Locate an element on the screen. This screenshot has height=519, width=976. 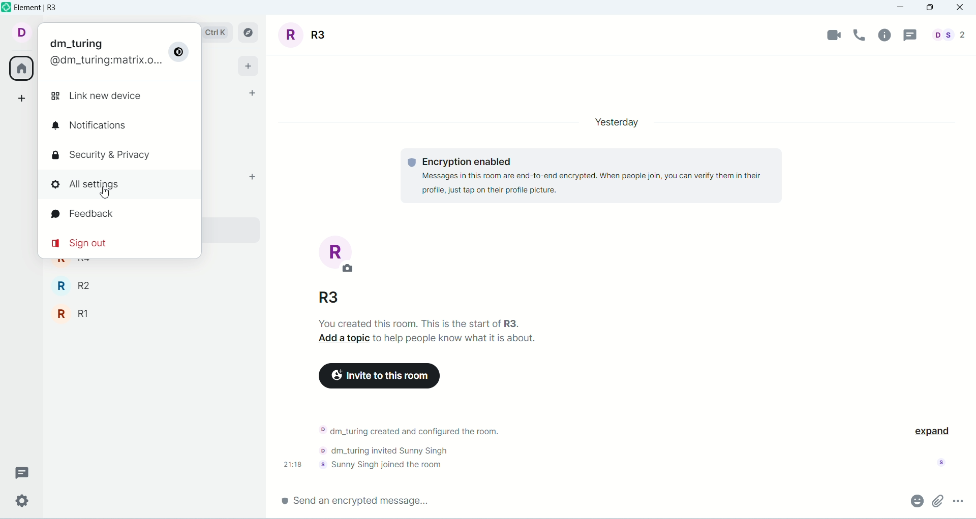
link new device is located at coordinates (107, 94).